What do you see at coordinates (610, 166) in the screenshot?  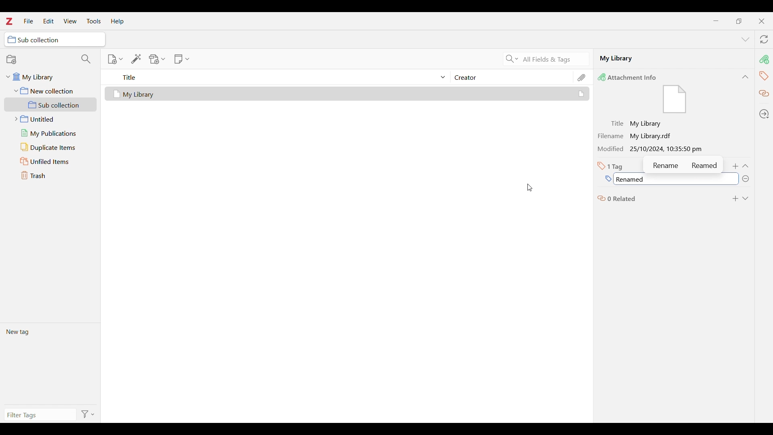 I see `Total number of tags` at bounding box center [610, 166].